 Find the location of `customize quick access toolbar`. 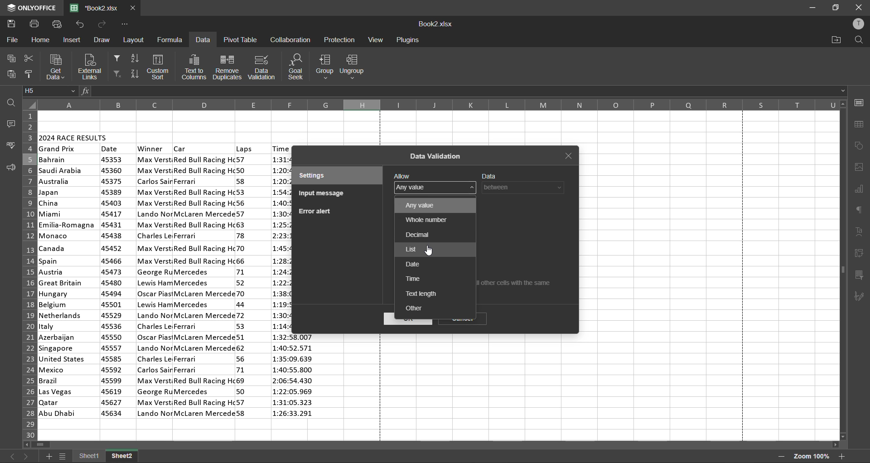

customize quick access toolbar is located at coordinates (124, 24).